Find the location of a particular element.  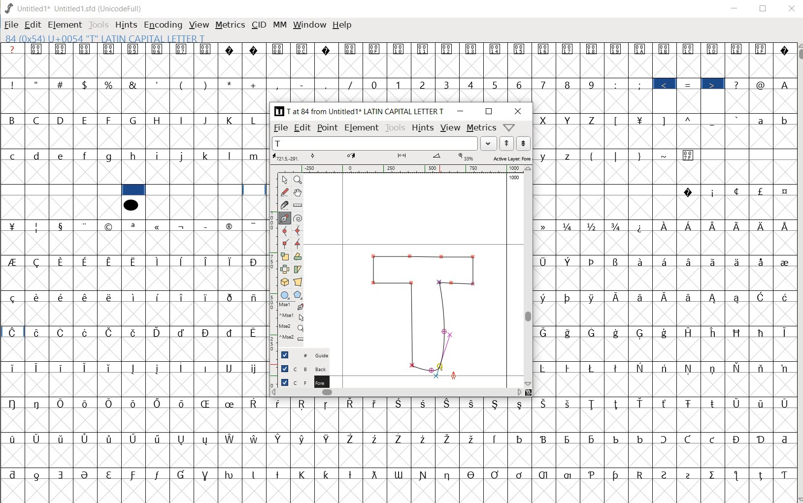

Symbol is located at coordinates (642, 297).